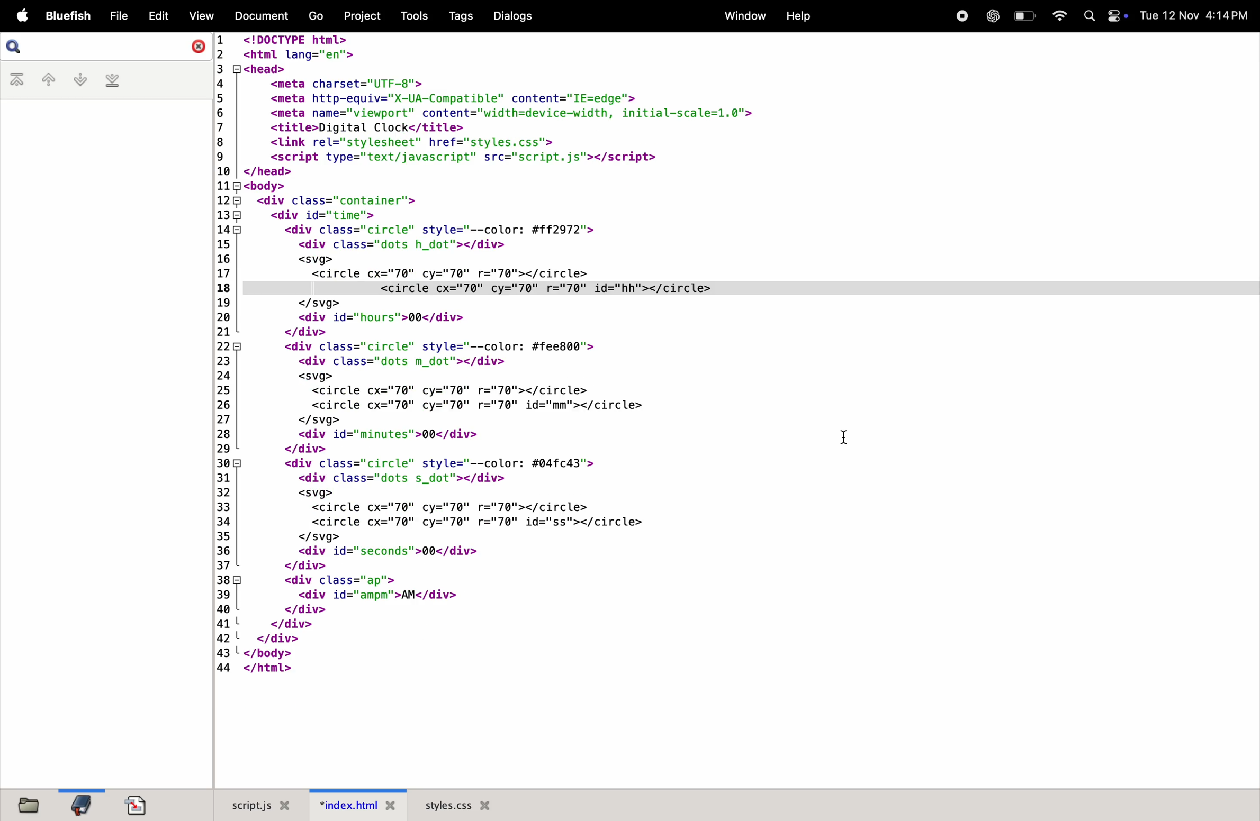 Image resolution: width=1260 pixels, height=821 pixels. I want to click on last bookmark, so click(111, 81).